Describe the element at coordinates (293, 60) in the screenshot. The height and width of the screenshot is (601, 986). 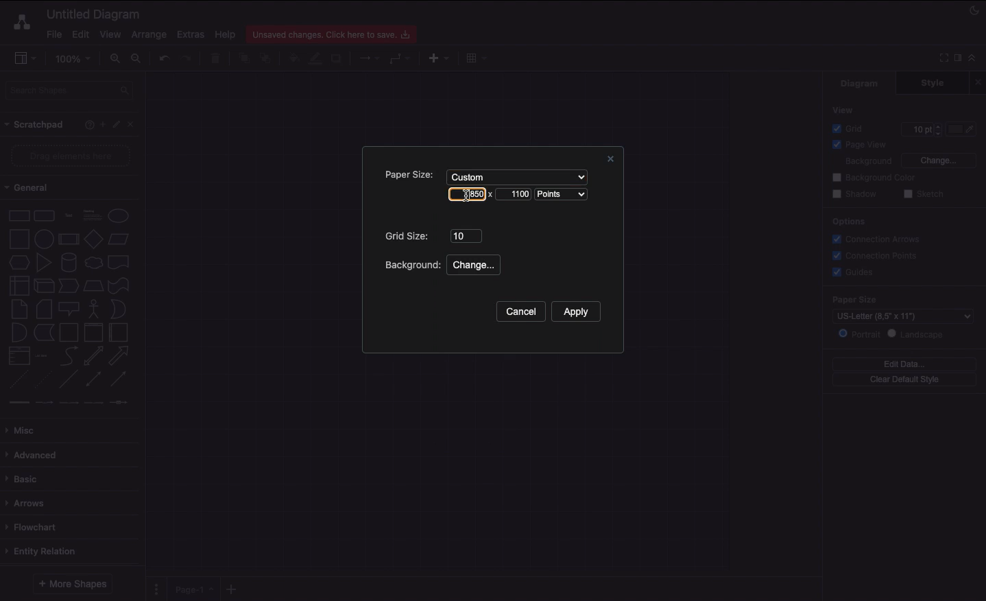
I see `Fill color` at that location.